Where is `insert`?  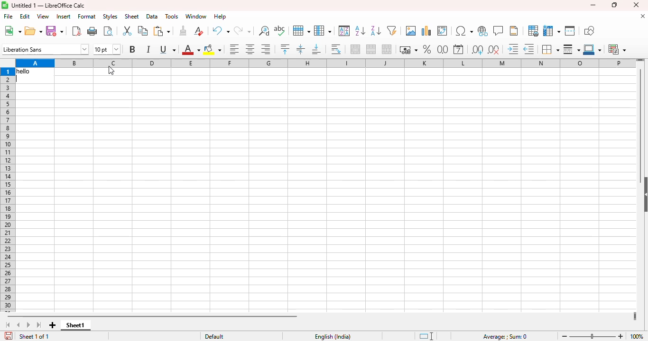 insert is located at coordinates (64, 16).